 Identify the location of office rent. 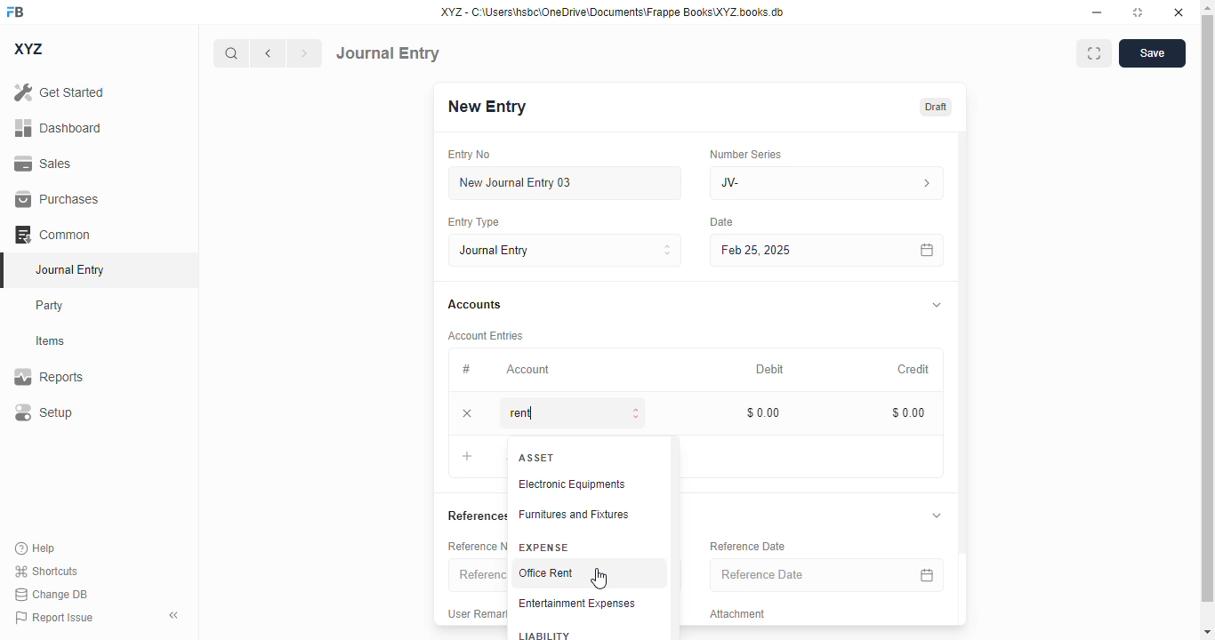
(546, 573).